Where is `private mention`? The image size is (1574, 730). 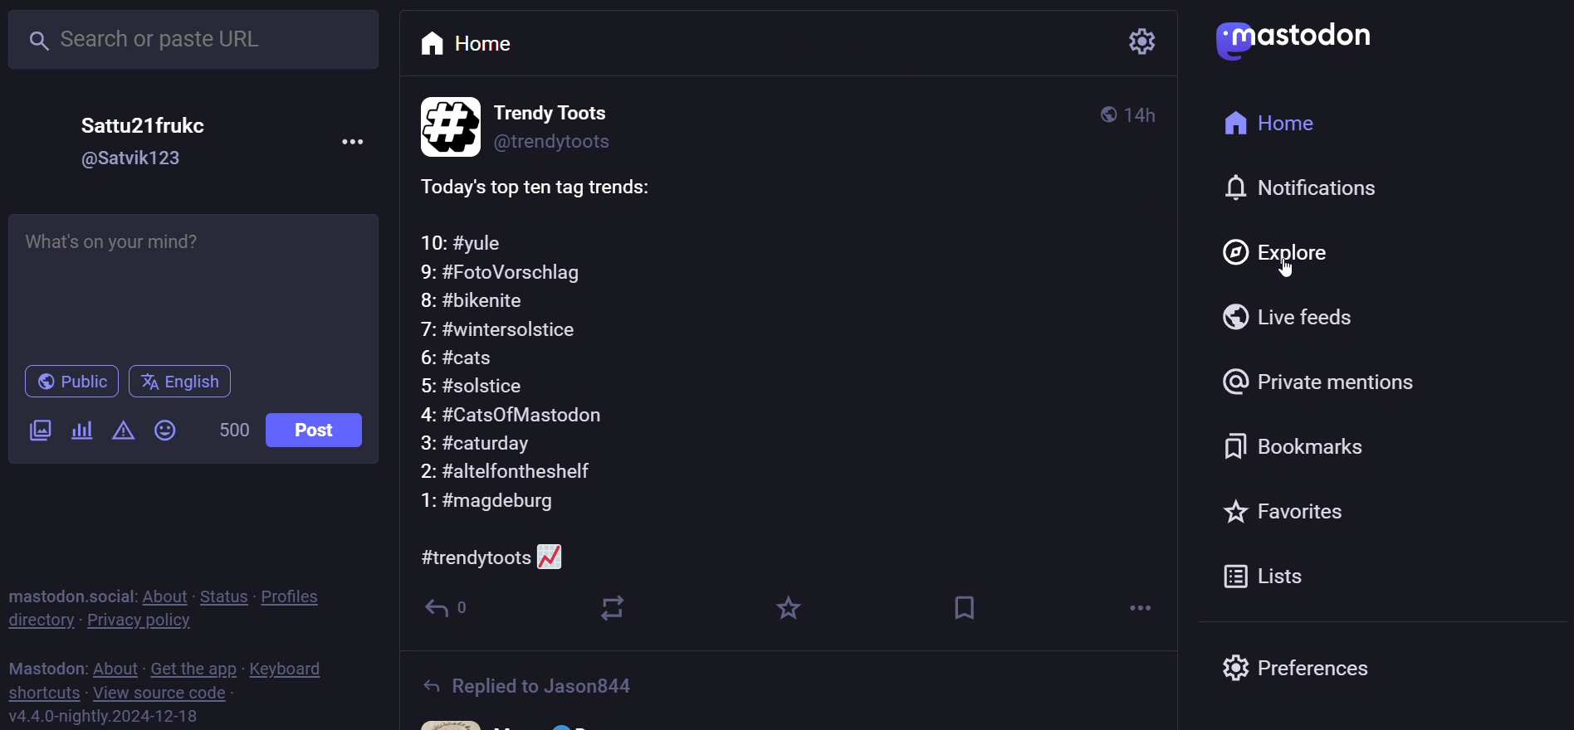
private mention is located at coordinates (1339, 378).